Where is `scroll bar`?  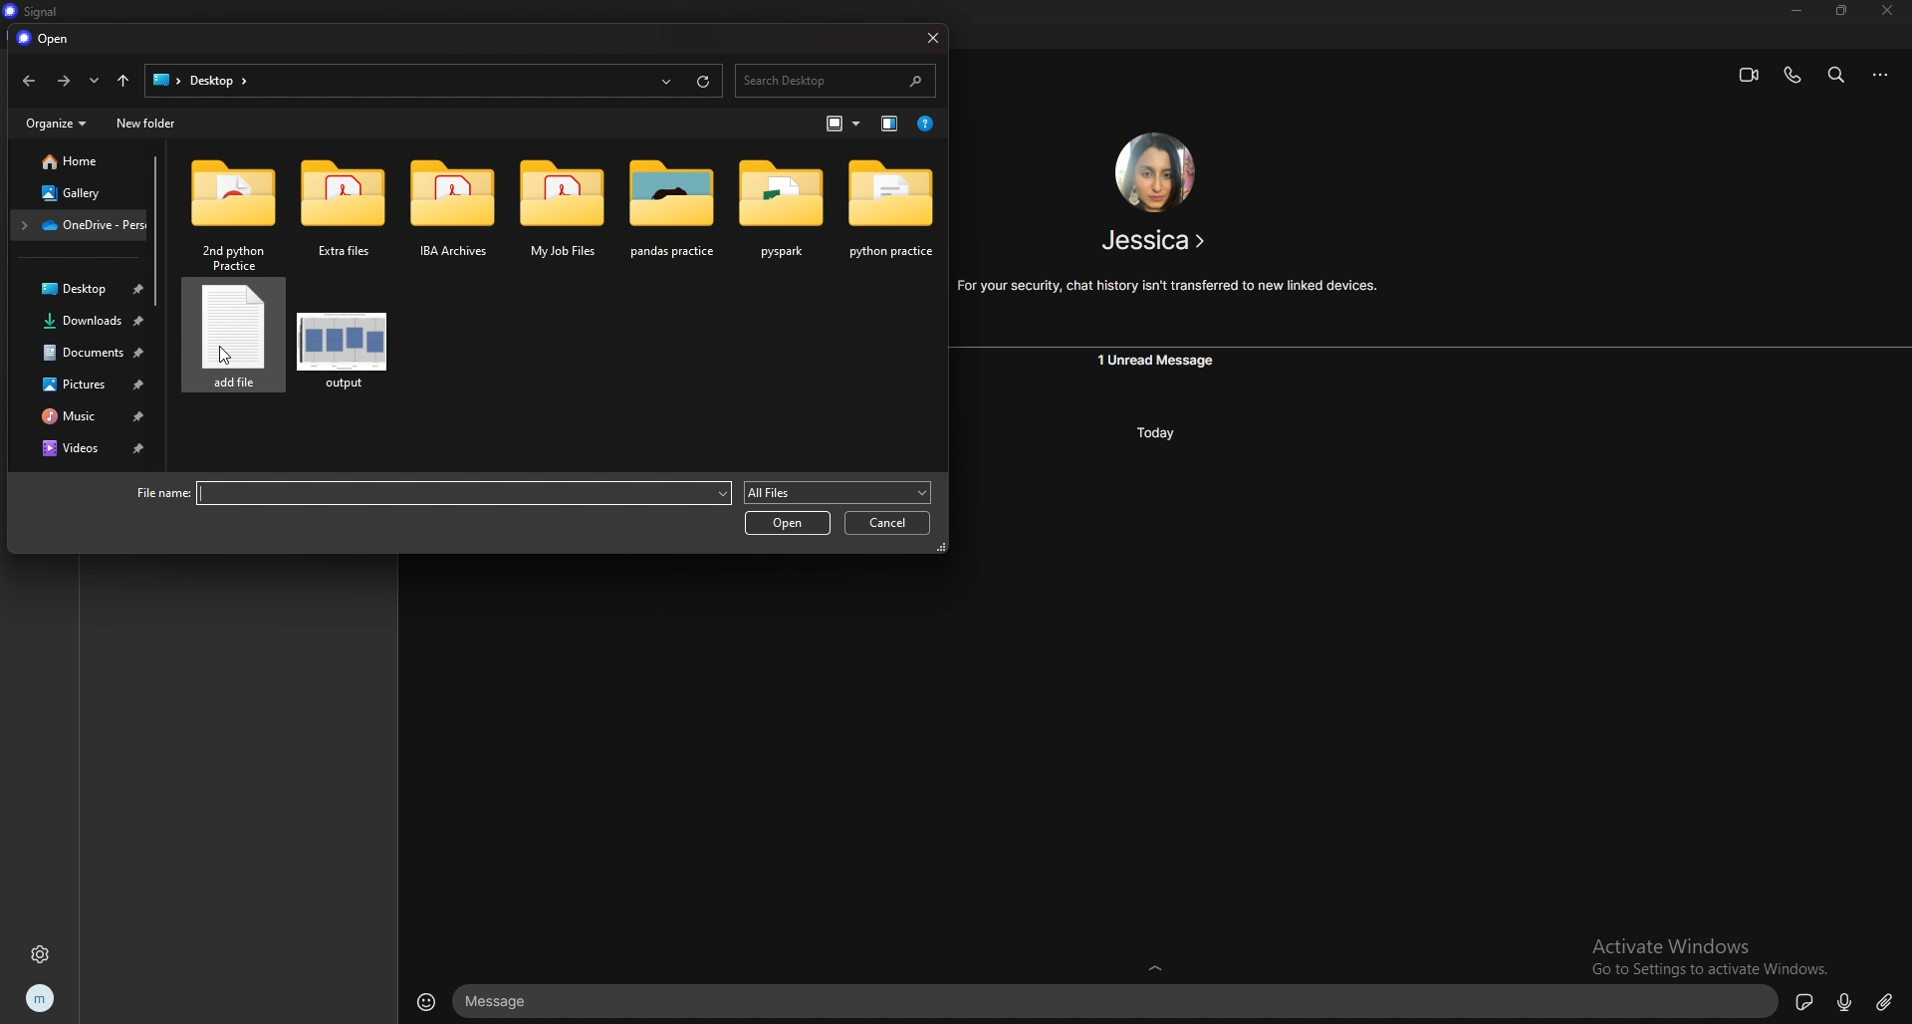 scroll bar is located at coordinates (160, 230).